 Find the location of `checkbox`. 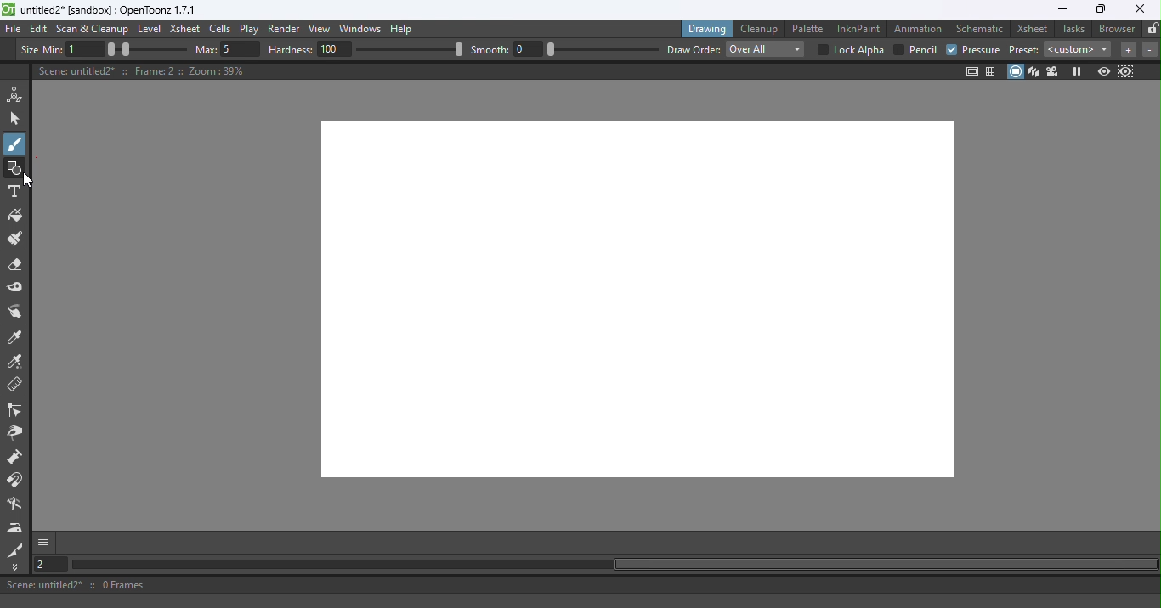

checkbox is located at coordinates (899, 49).